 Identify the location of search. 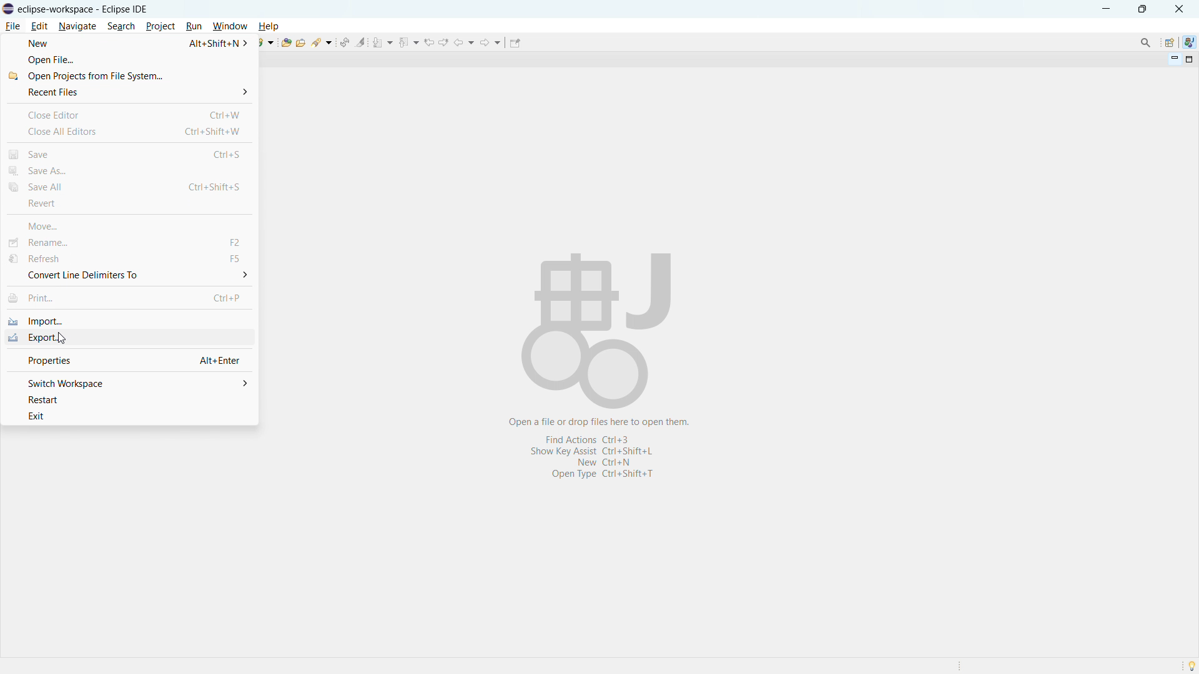
(322, 41).